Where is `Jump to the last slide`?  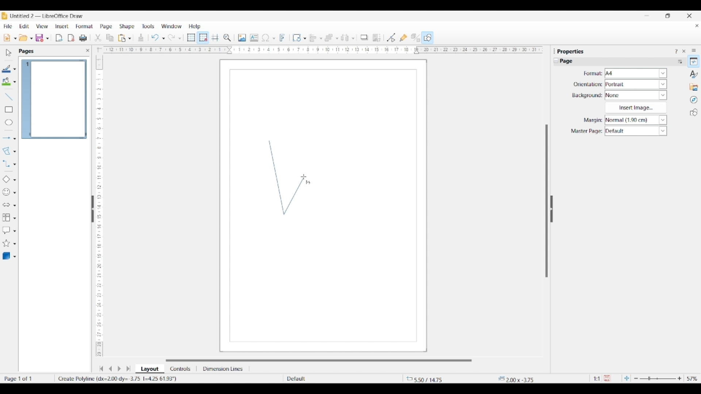 Jump to the last slide is located at coordinates (129, 368).